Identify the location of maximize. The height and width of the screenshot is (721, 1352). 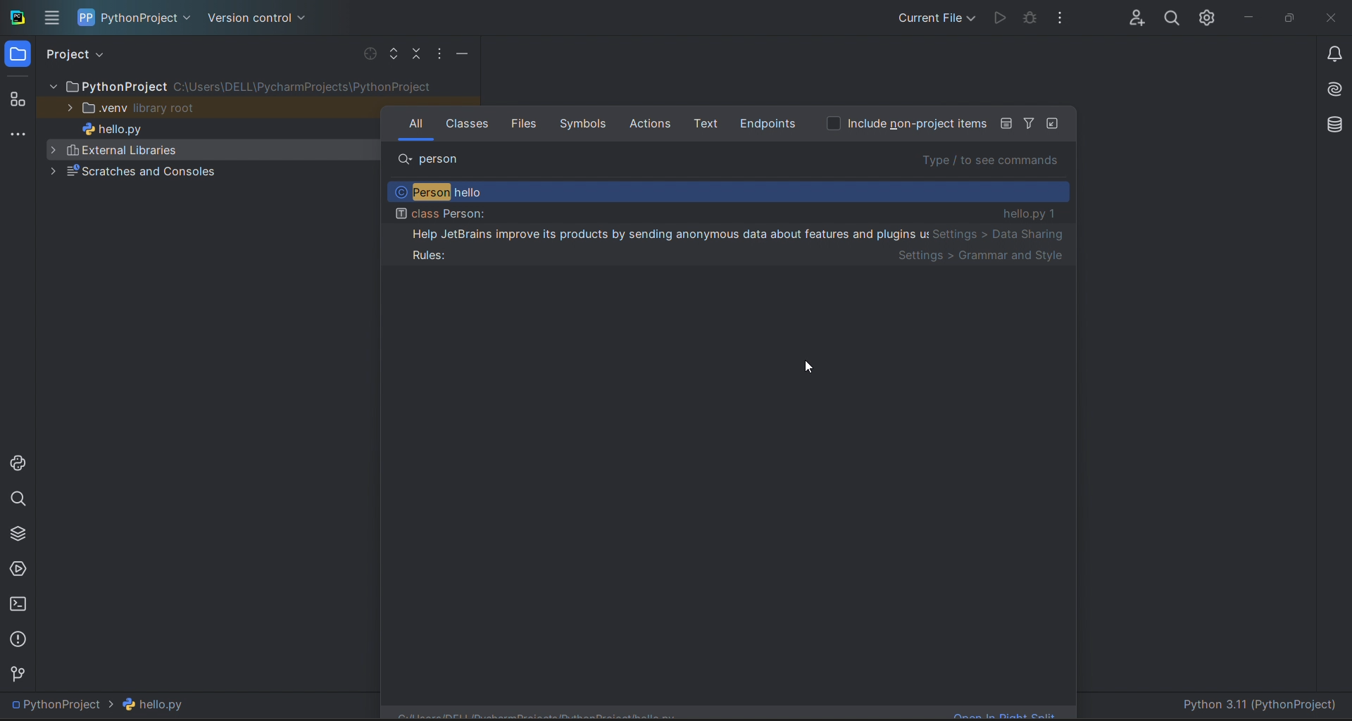
(1289, 15).